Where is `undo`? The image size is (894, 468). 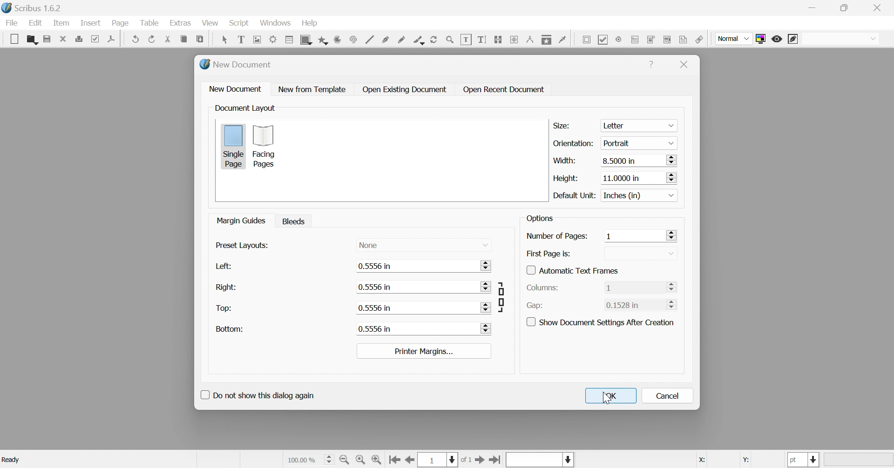
undo is located at coordinates (135, 39).